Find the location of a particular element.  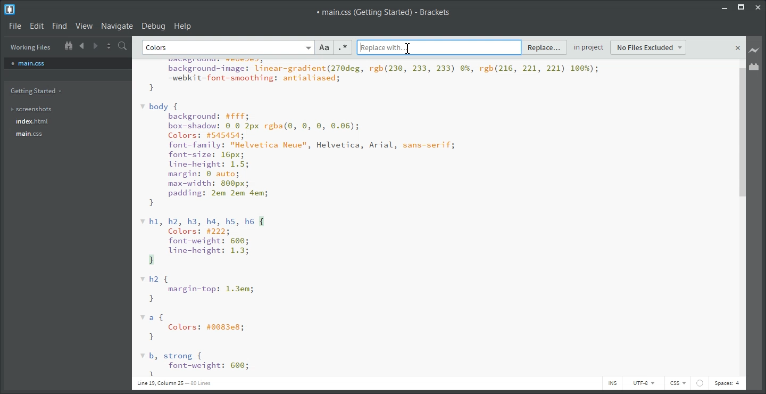

Find is located at coordinates (59, 26).